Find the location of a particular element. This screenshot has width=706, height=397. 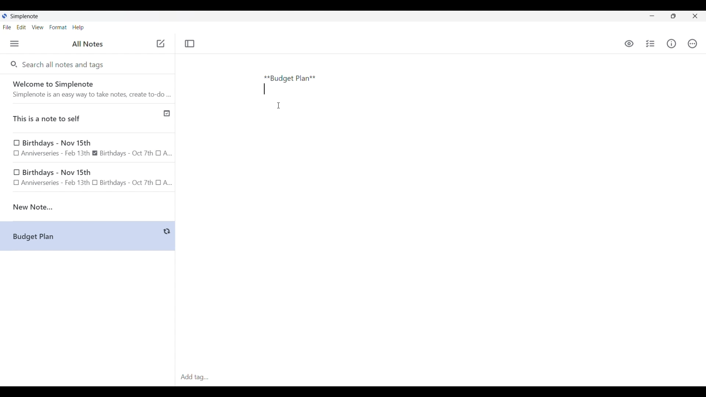

Search all notes and tags is located at coordinates (65, 64).